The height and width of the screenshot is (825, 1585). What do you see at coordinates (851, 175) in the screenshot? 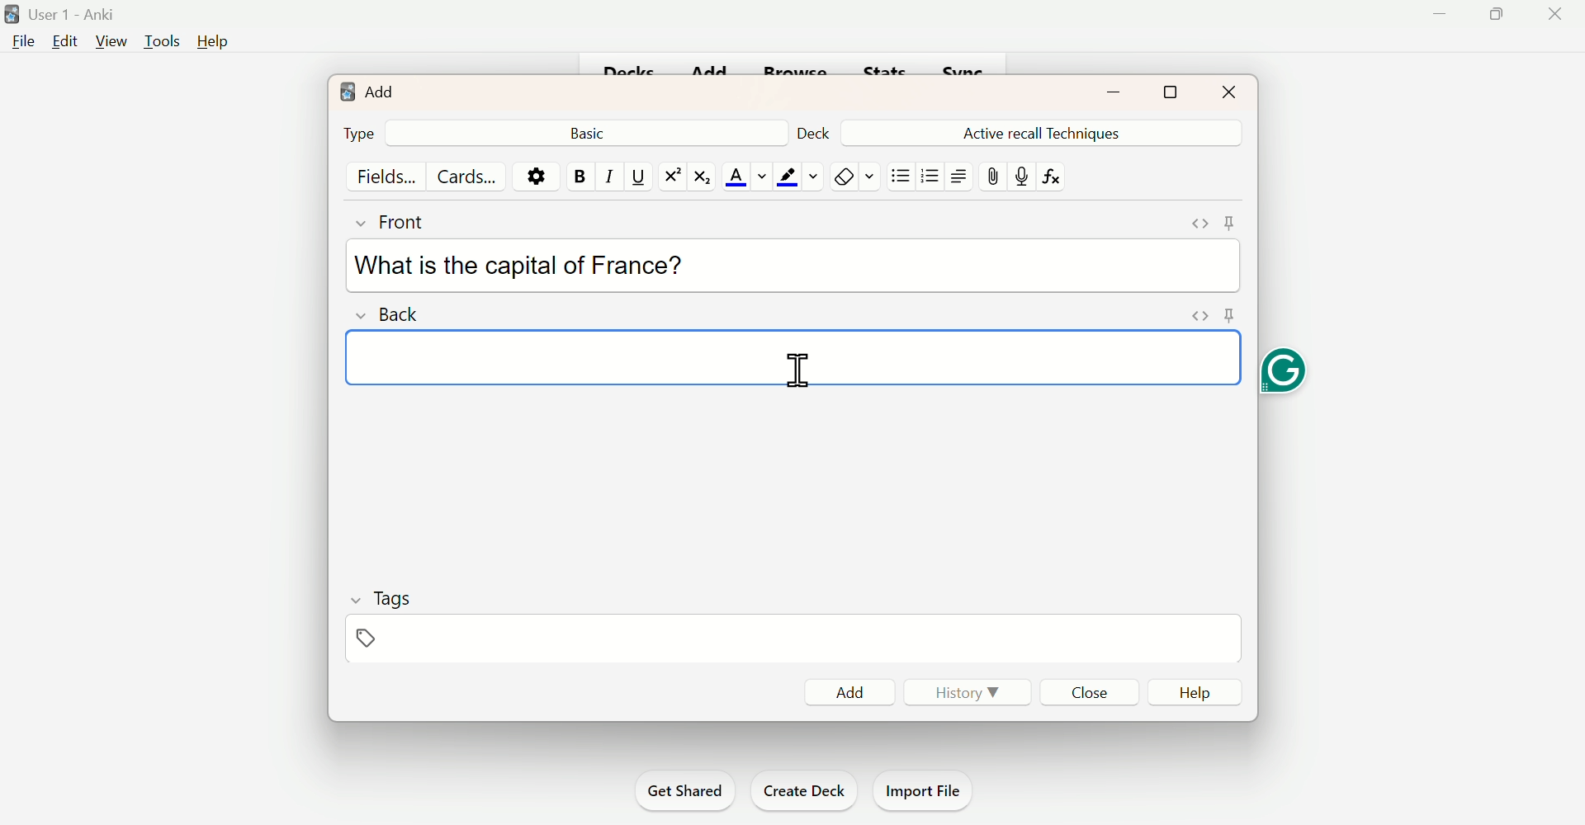
I see `Remove Formatting` at bounding box center [851, 175].